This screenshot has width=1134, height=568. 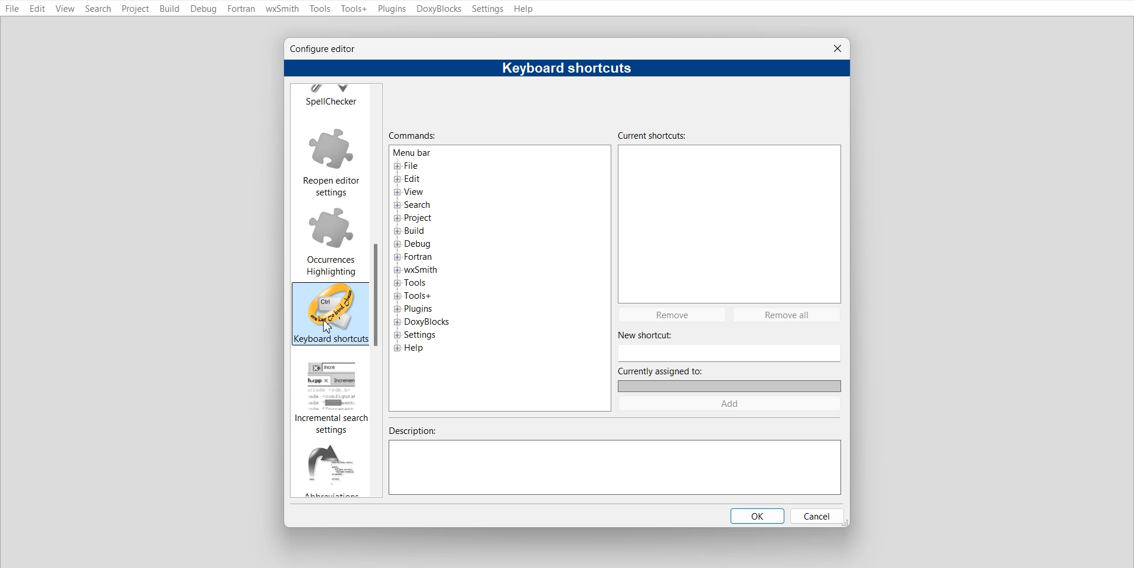 What do you see at coordinates (728, 345) in the screenshot?
I see `New shortcuts` at bounding box center [728, 345].